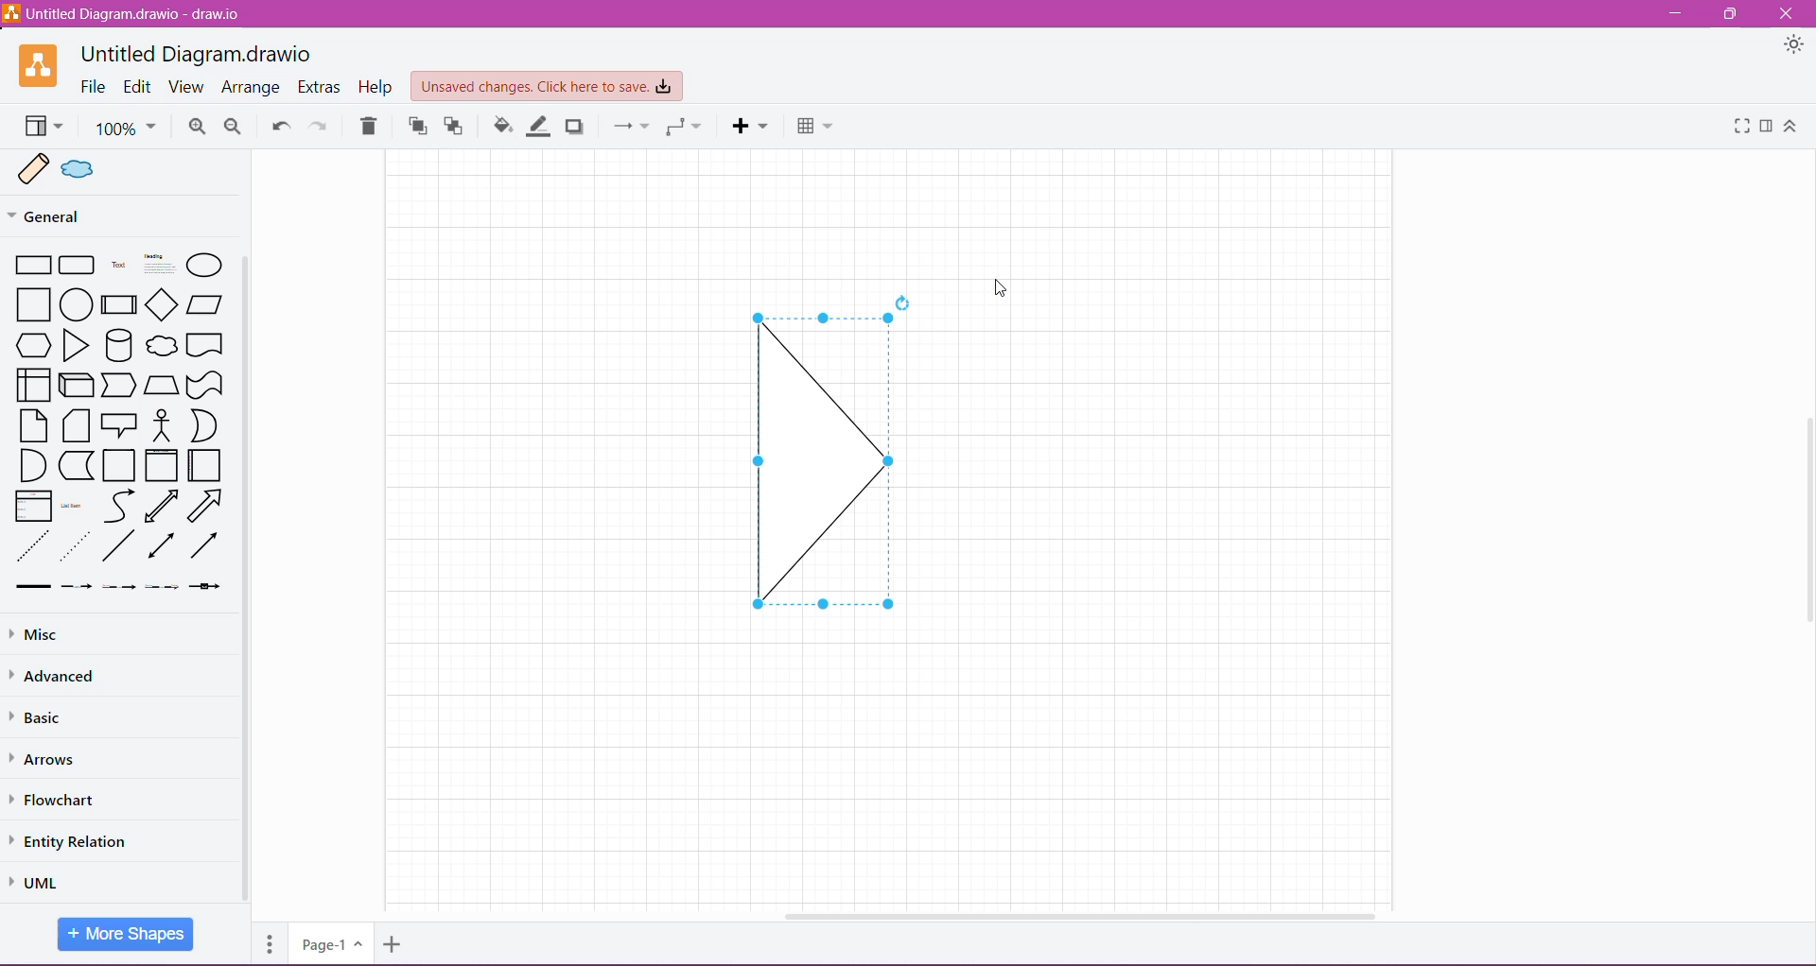 The height and width of the screenshot is (966, 1816). What do you see at coordinates (280, 127) in the screenshot?
I see `Undo` at bounding box center [280, 127].